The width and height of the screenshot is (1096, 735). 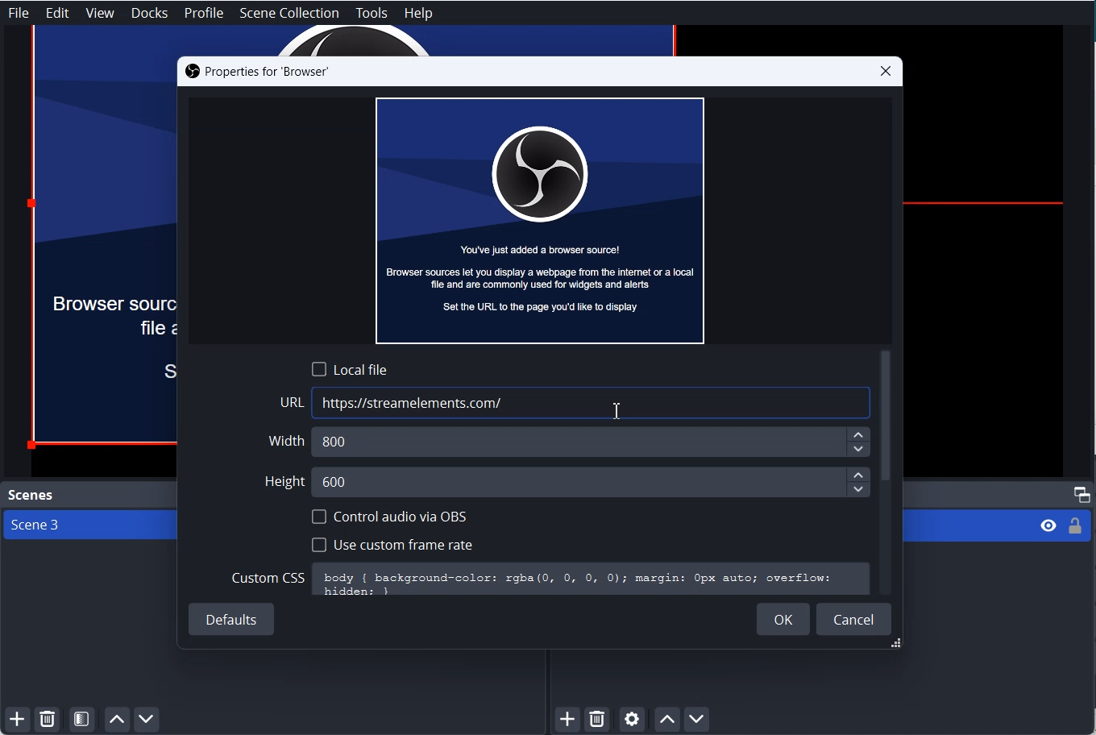 What do you see at coordinates (1082, 493) in the screenshot?
I see `Maximize` at bounding box center [1082, 493].